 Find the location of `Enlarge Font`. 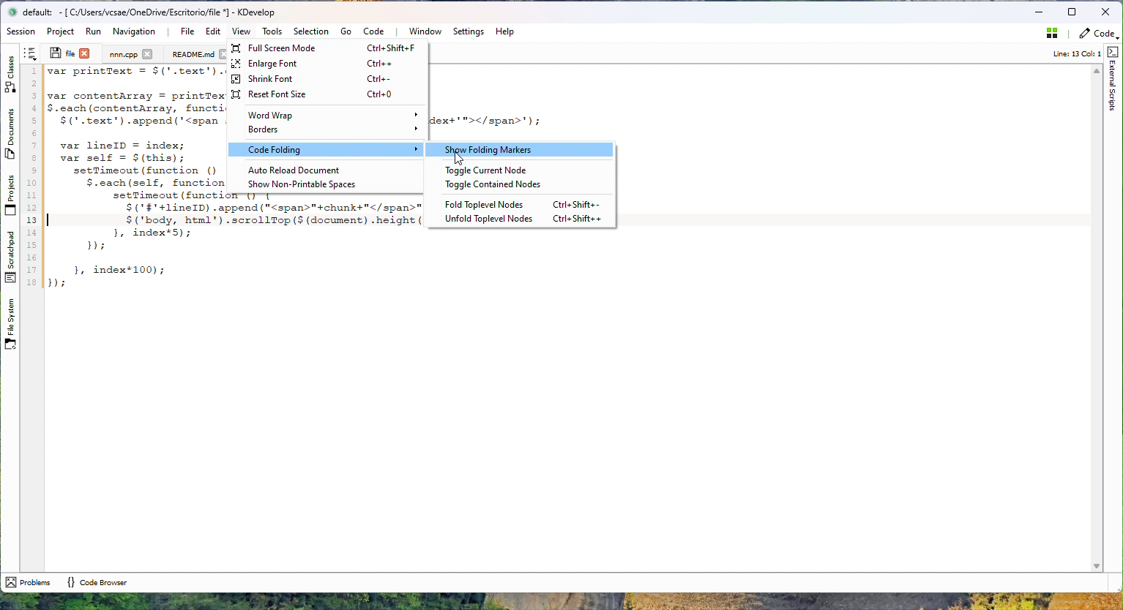

Enlarge Font is located at coordinates (324, 64).